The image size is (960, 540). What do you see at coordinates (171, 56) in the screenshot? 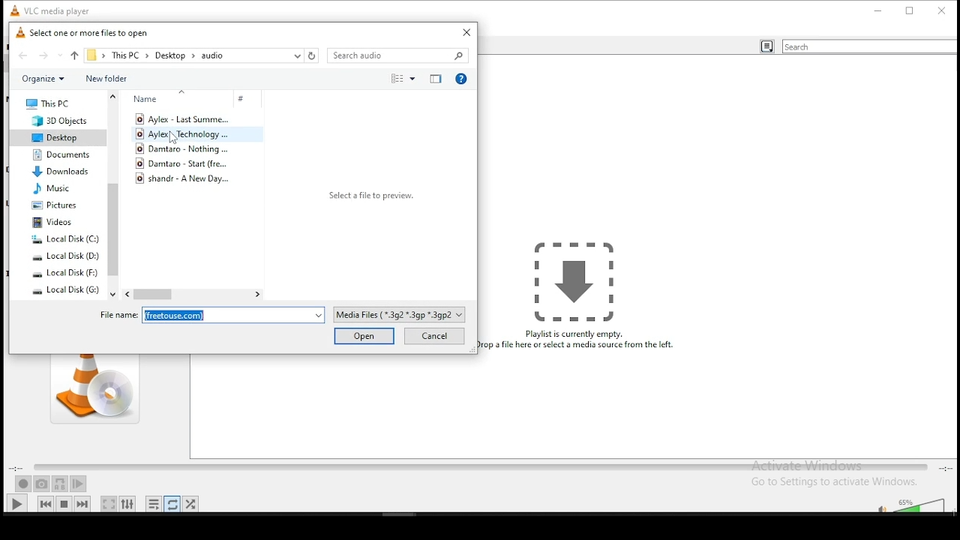
I see `desktop` at bounding box center [171, 56].